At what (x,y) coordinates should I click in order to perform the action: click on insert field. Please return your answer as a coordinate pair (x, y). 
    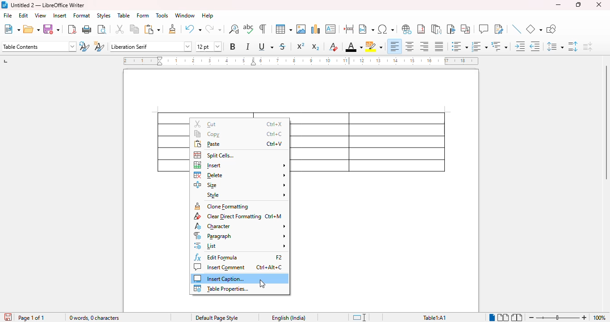
    Looking at the image, I should click on (367, 29).